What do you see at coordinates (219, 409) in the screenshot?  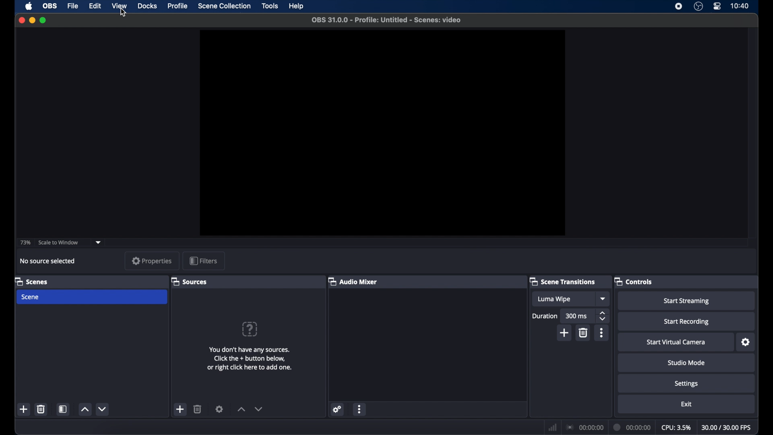 I see `settings` at bounding box center [219, 409].